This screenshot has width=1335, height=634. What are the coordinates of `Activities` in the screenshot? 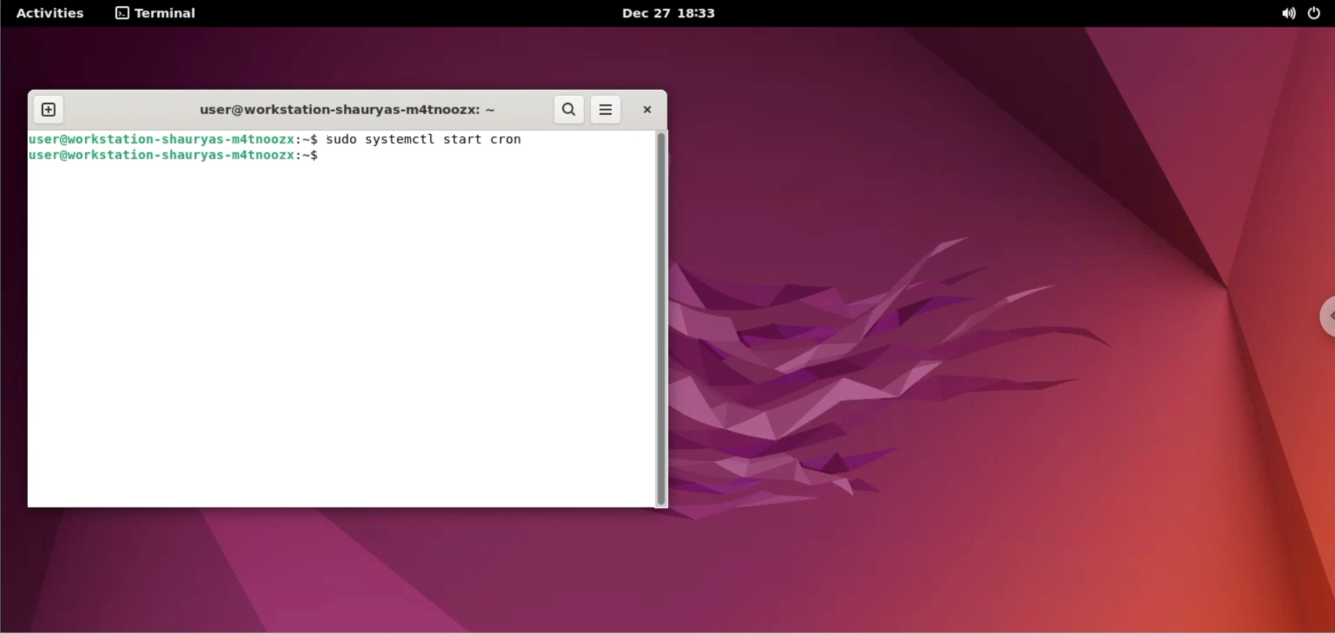 It's located at (49, 14).